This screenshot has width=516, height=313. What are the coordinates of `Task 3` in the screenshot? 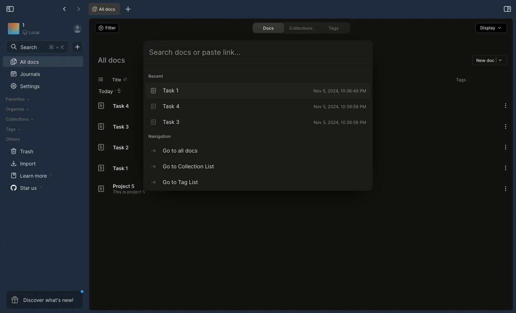 It's located at (112, 126).